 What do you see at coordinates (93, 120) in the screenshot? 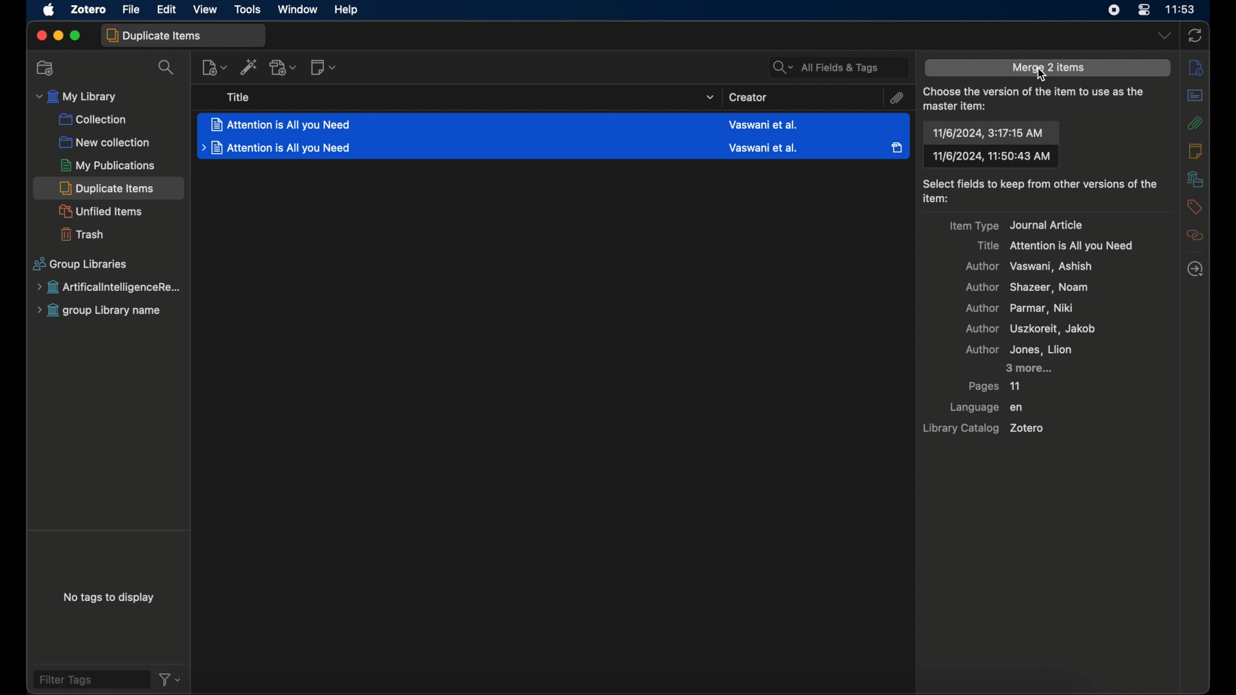
I see `collection` at bounding box center [93, 120].